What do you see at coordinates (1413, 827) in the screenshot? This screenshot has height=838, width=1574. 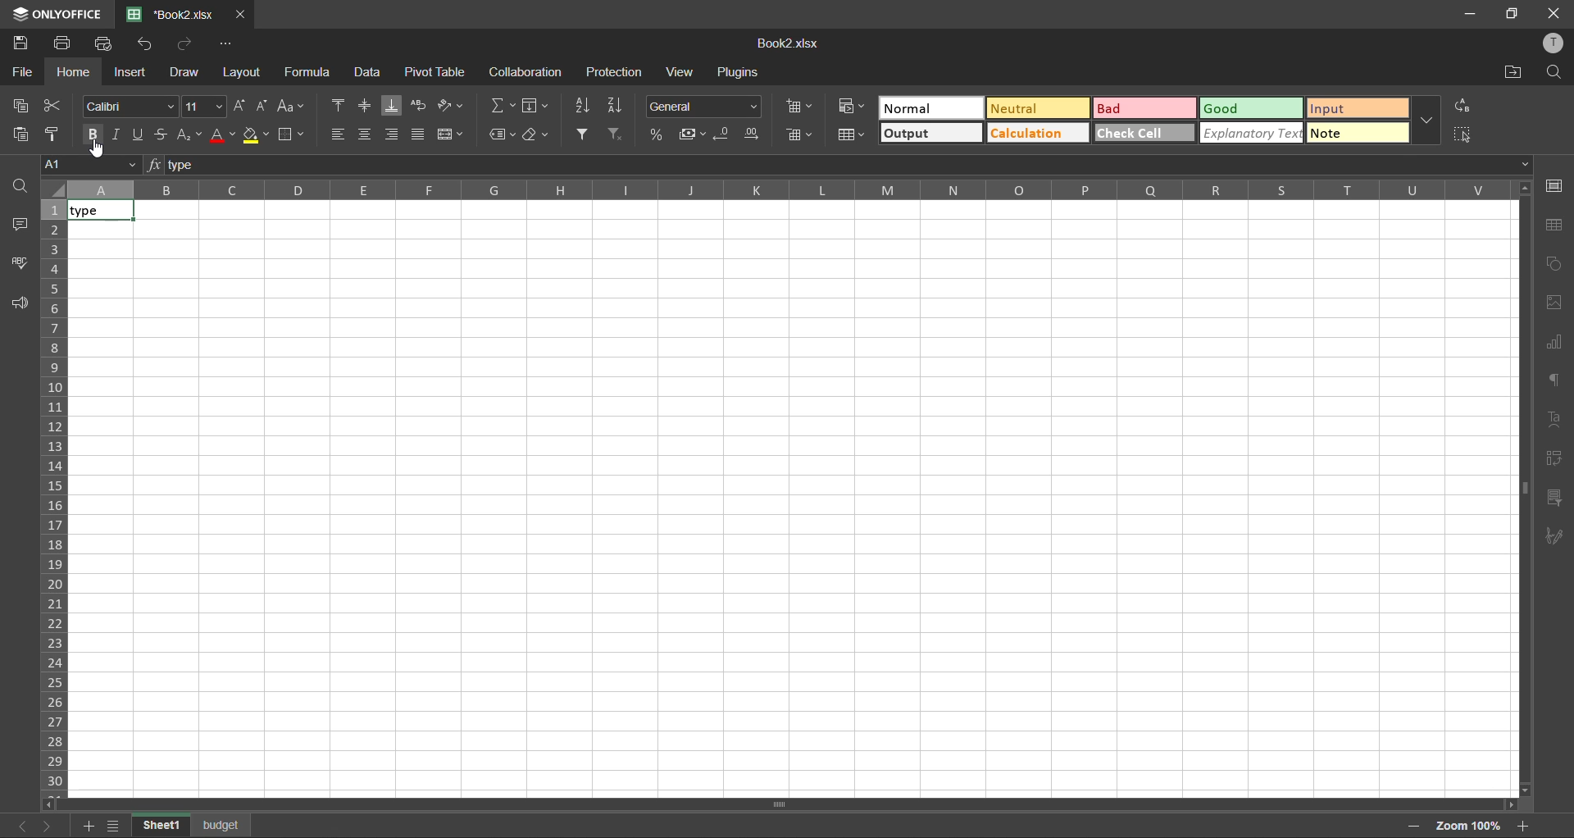 I see `zoom out` at bounding box center [1413, 827].